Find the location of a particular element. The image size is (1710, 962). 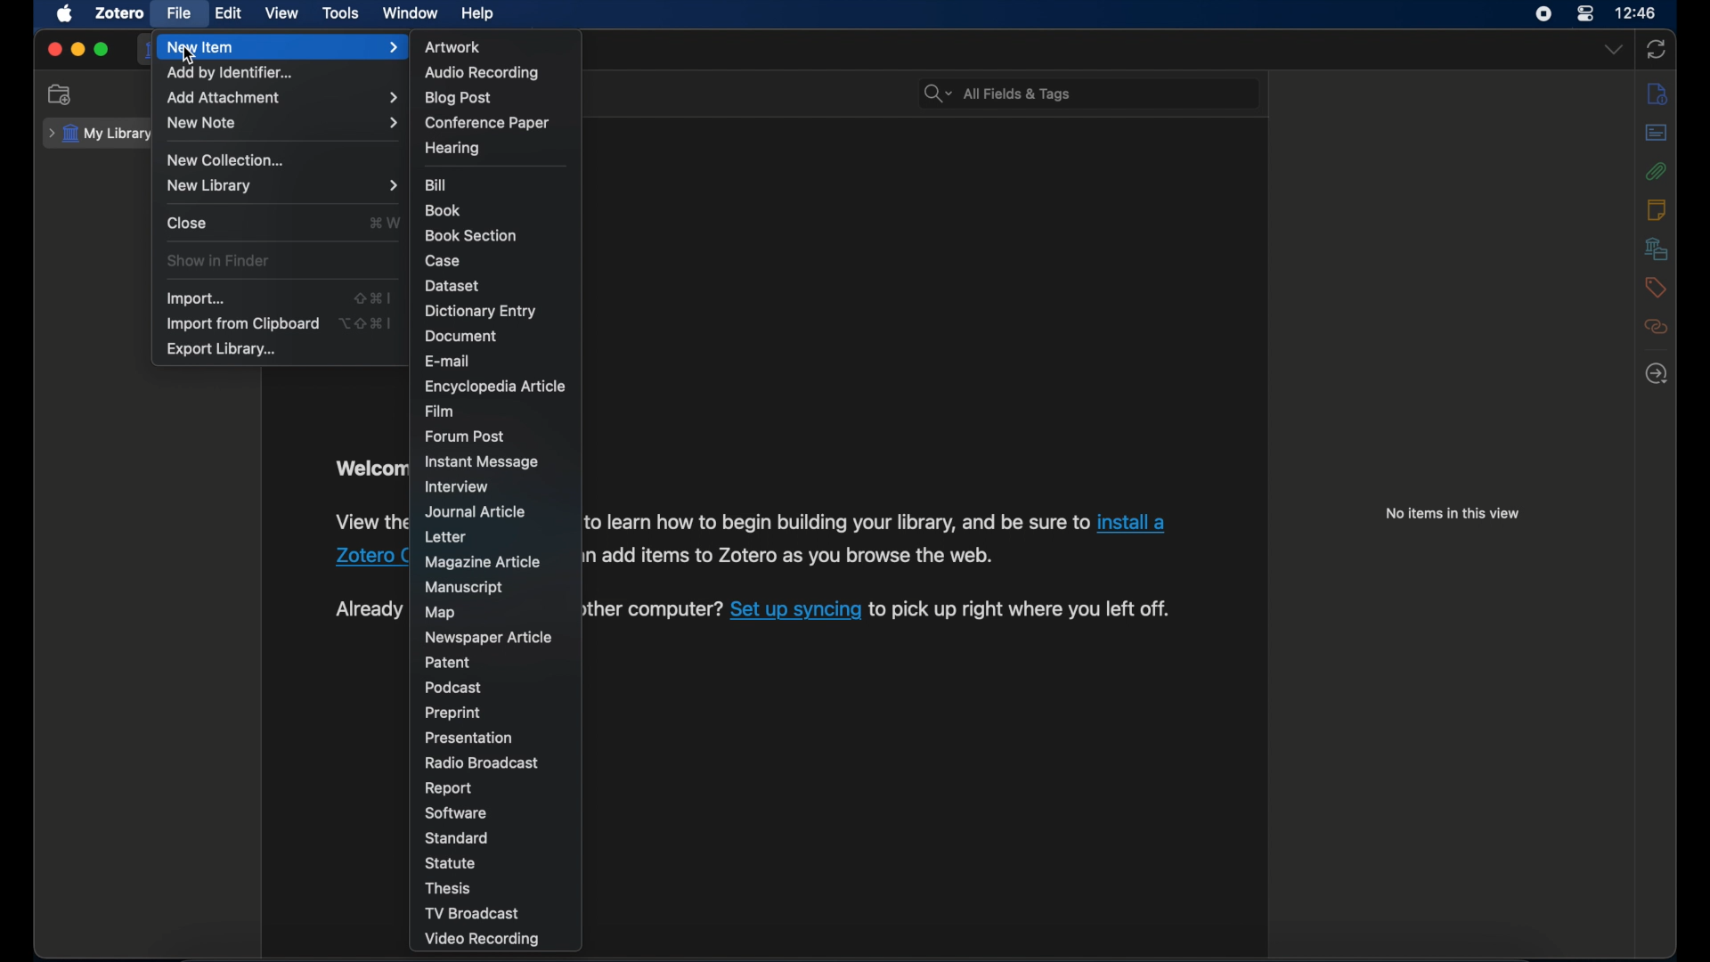

standard is located at coordinates (460, 837).